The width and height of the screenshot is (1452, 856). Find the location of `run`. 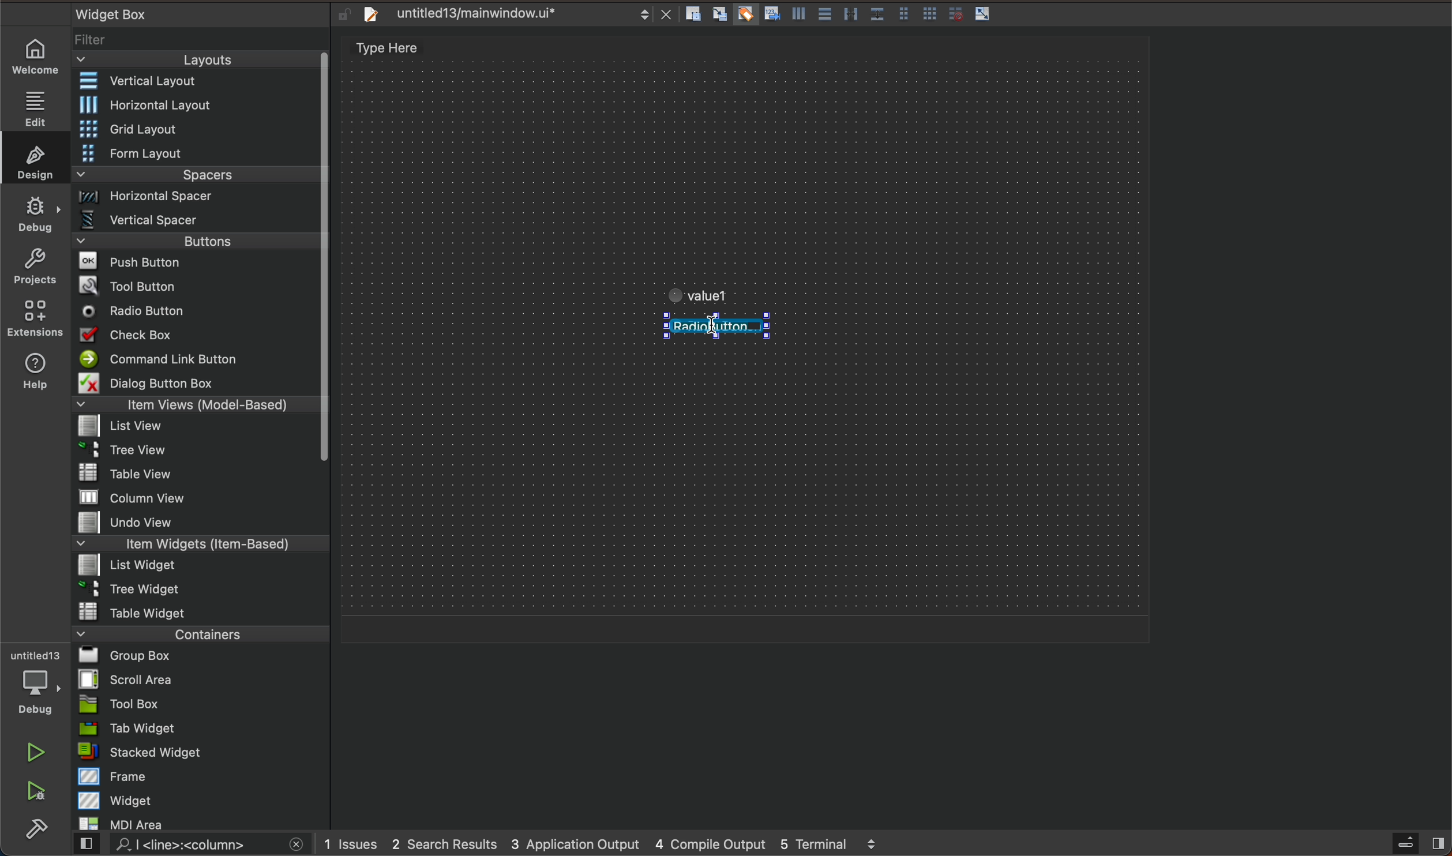

run is located at coordinates (37, 752).